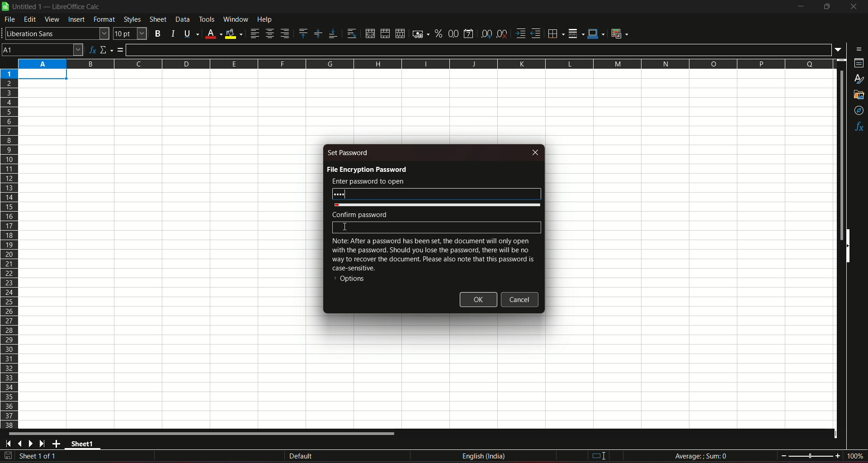 The height and width of the screenshot is (463, 868). Describe the element at coordinates (520, 33) in the screenshot. I see `increase indent` at that location.